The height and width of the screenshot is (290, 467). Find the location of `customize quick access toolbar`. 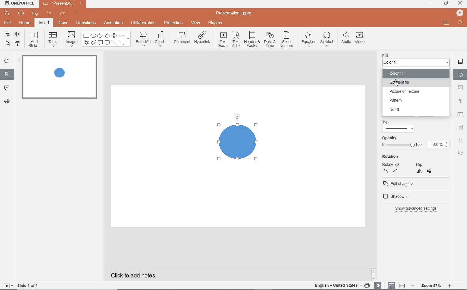

customize quick access toolbar is located at coordinates (77, 12).